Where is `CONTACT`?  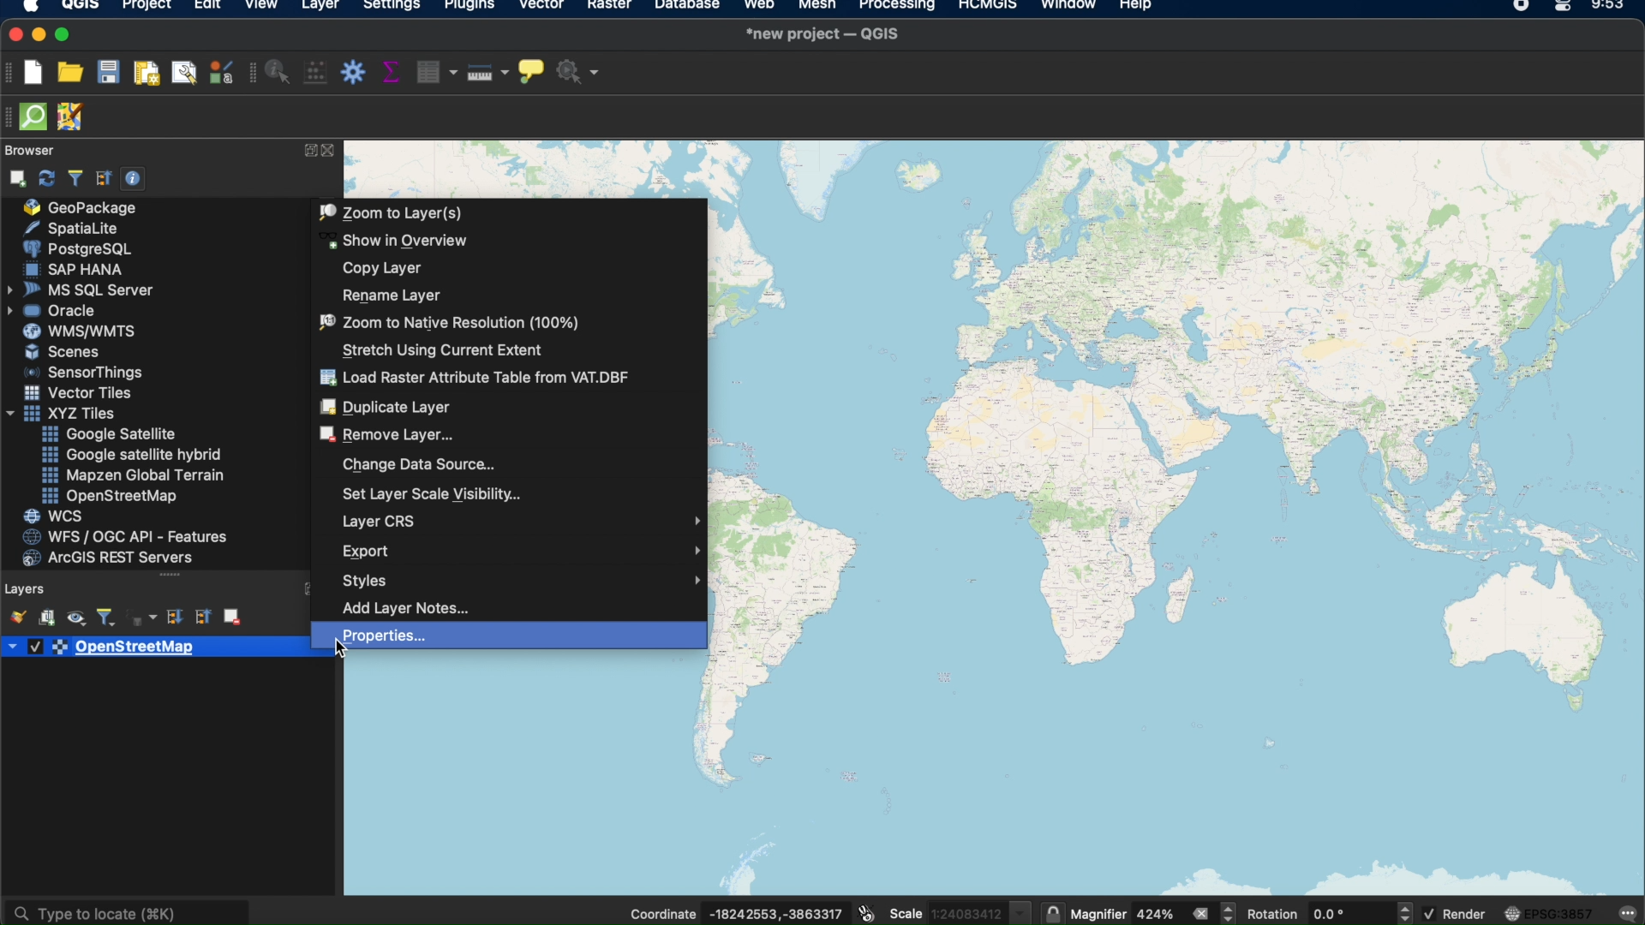
CONTACT is located at coordinates (331, 150).